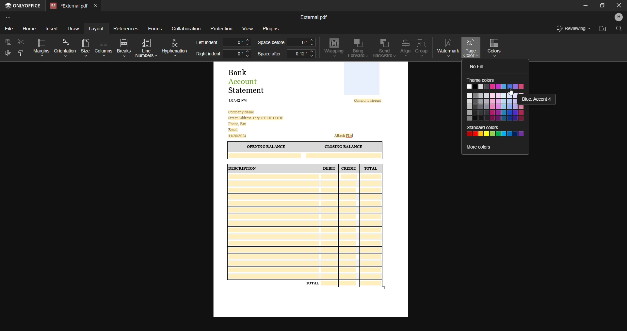 The width and height of the screenshot is (627, 331). Describe the element at coordinates (471, 49) in the screenshot. I see `Page Color` at that location.